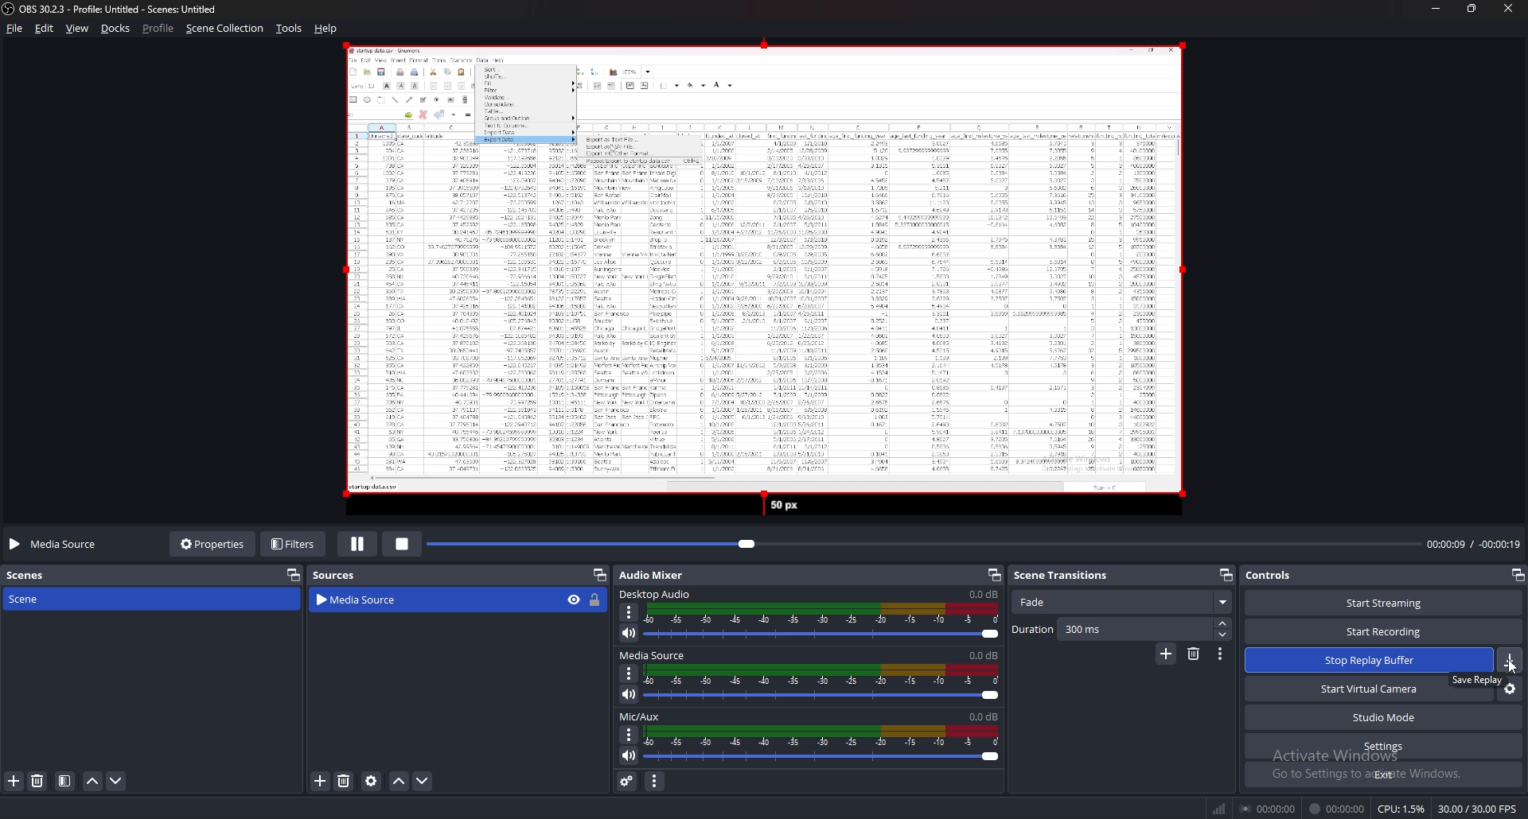 The image size is (1528, 819). Describe the element at coordinates (574, 600) in the screenshot. I see `hide` at that location.